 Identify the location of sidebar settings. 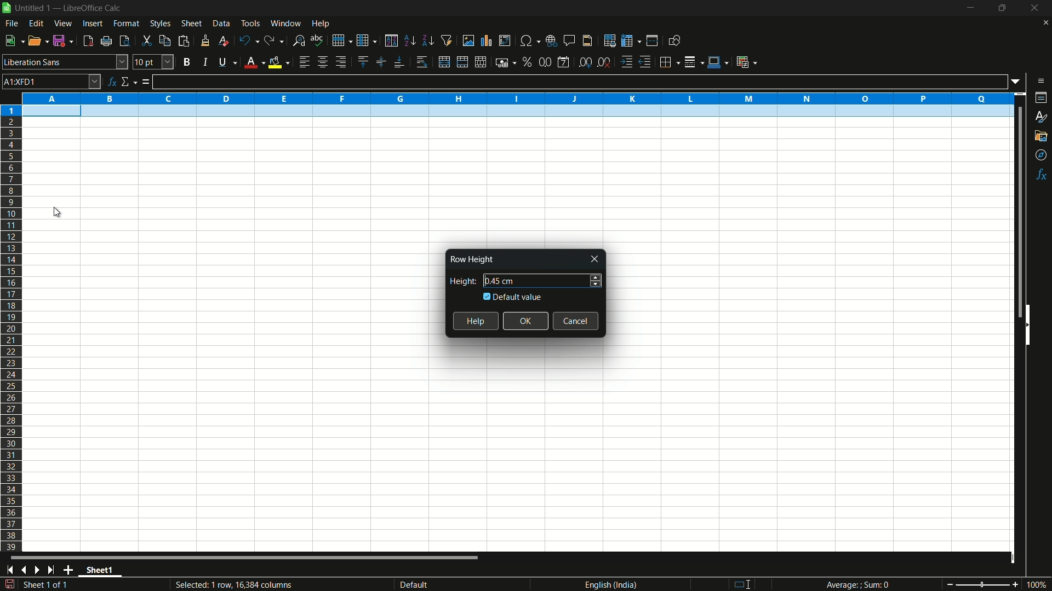
(1040, 81).